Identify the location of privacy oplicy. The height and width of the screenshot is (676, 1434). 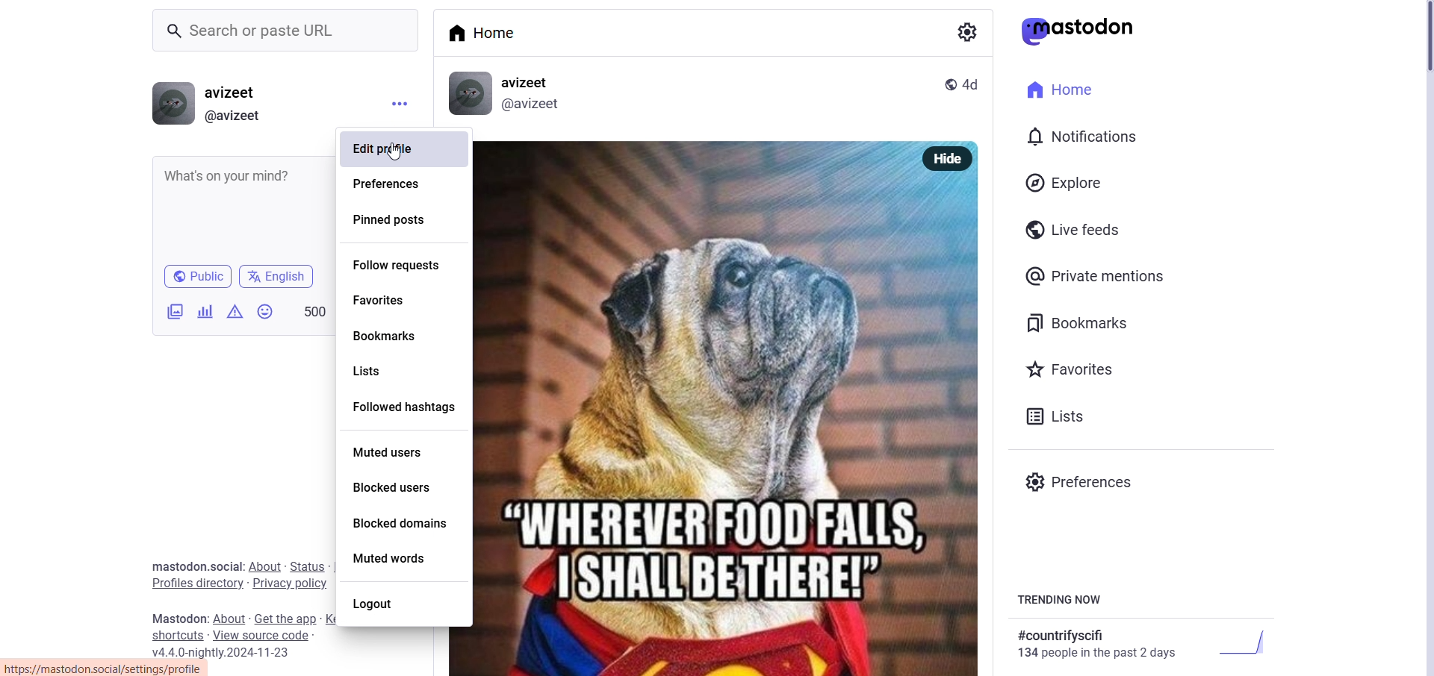
(291, 583).